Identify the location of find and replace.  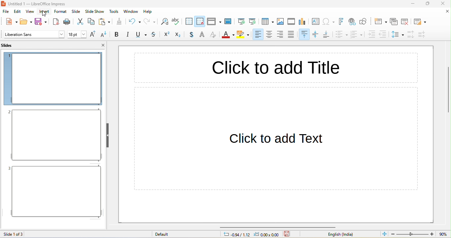
(164, 22).